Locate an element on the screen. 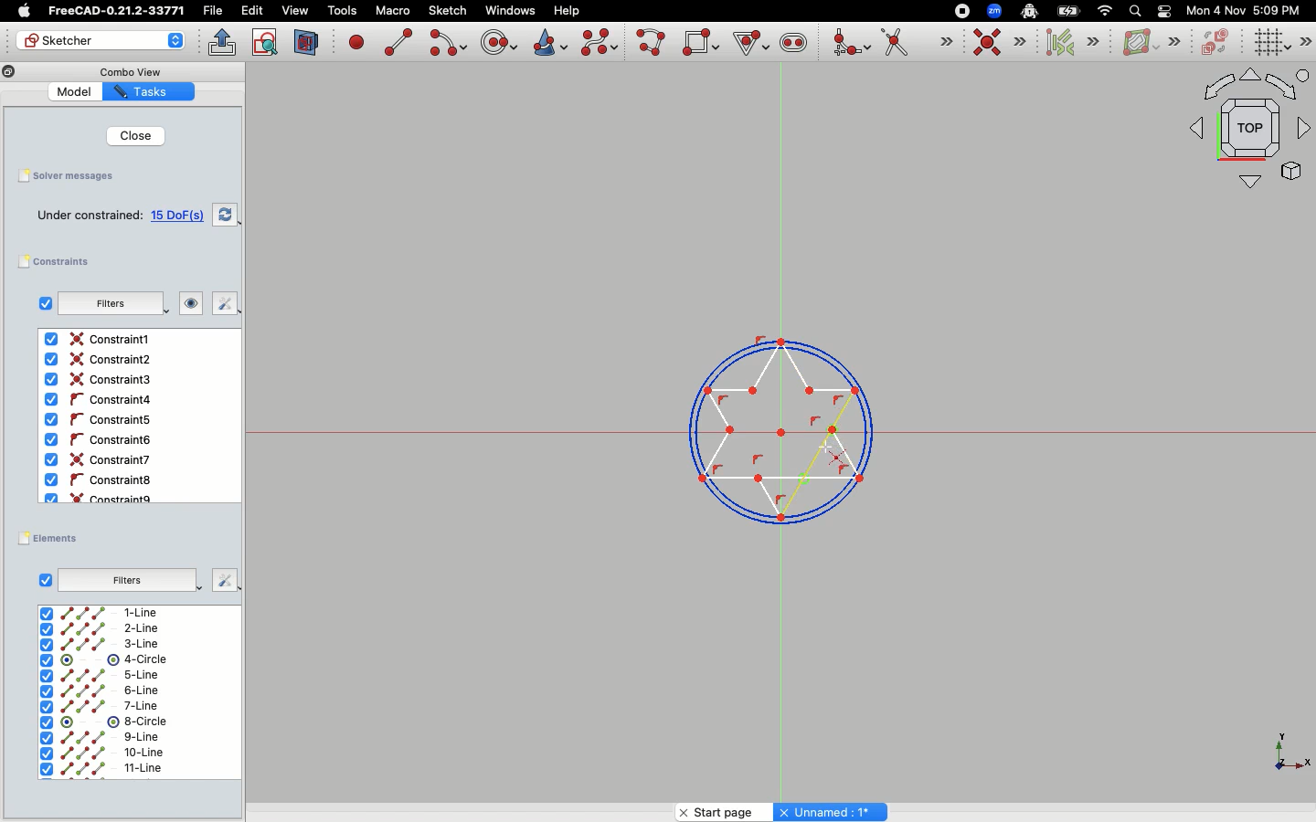 This screenshot has height=822, width=1316. Leave sketch is located at coordinates (223, 42).